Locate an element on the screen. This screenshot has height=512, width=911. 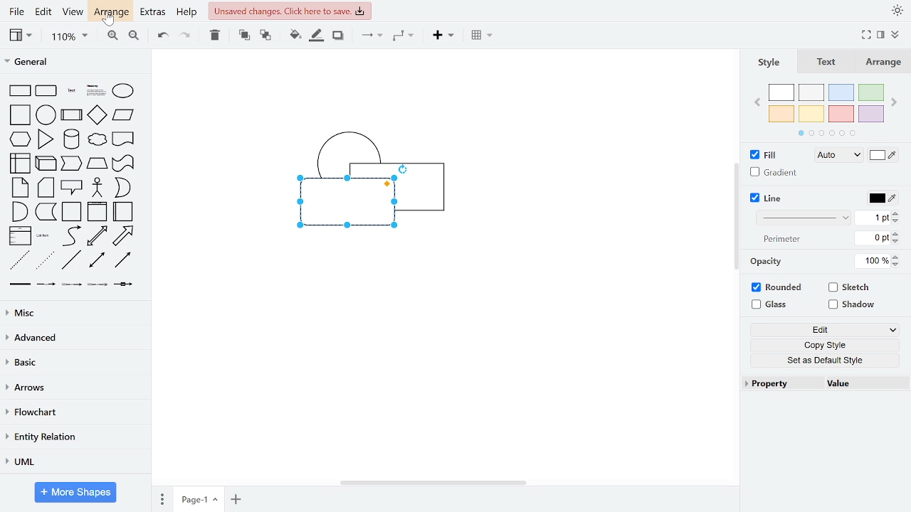
entity relation is located at coordinates (75, 436).